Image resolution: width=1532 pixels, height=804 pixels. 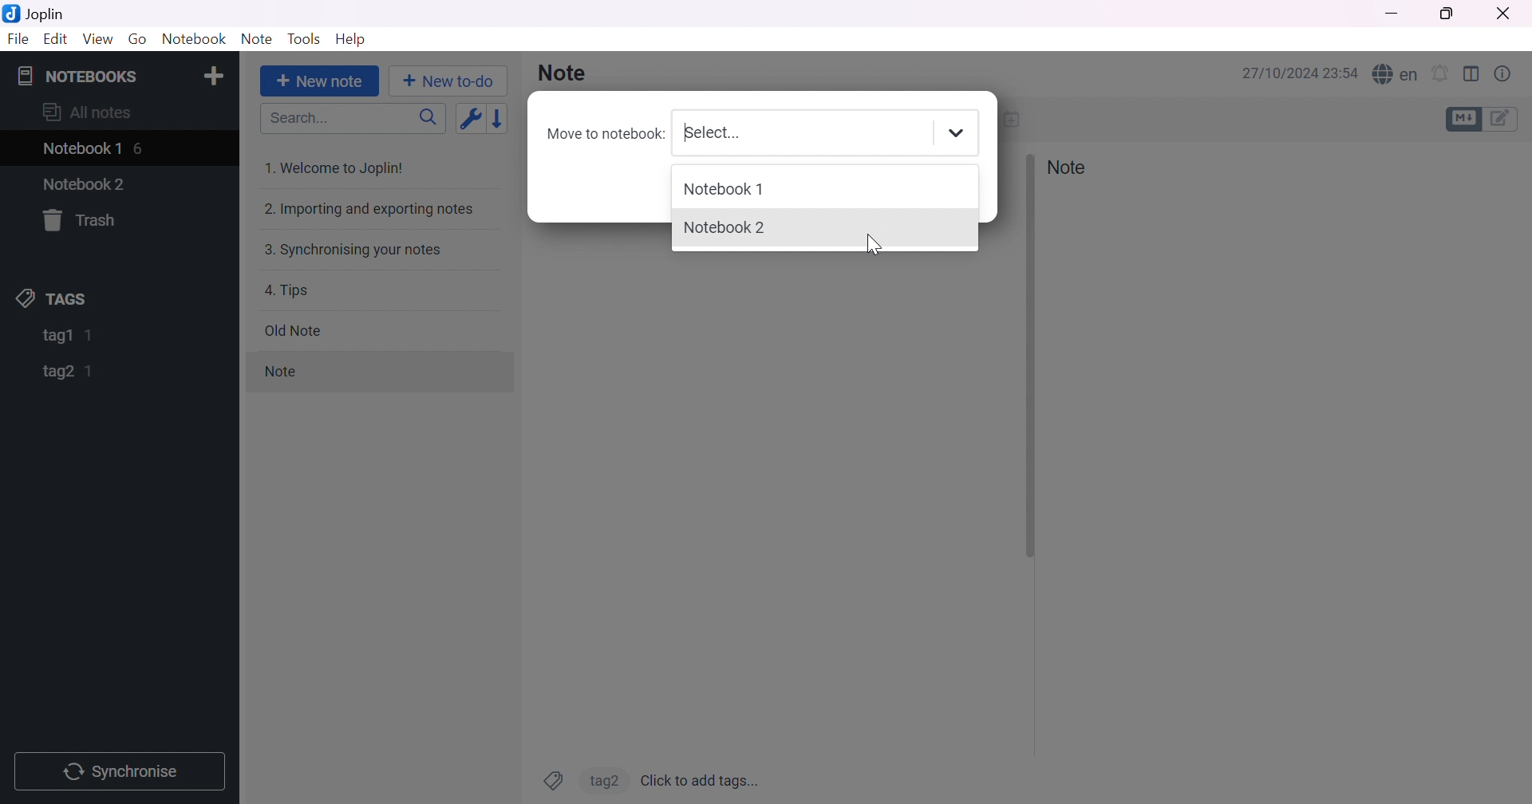 What do you see at coordinates (701, 778) in the screenshot?
I see `Click to add tags` at bounding box center [701, 778].